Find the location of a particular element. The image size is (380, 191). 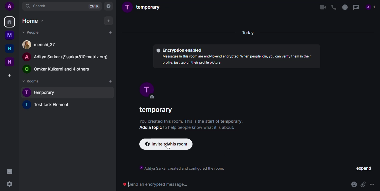

more is located at coordinates (373, 185).